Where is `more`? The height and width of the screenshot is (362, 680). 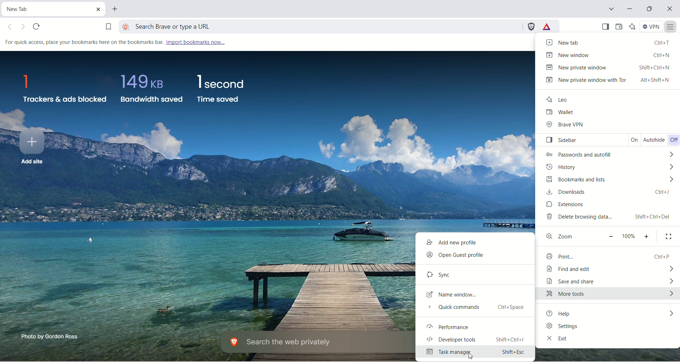
more is located at coordinates (671, 28).